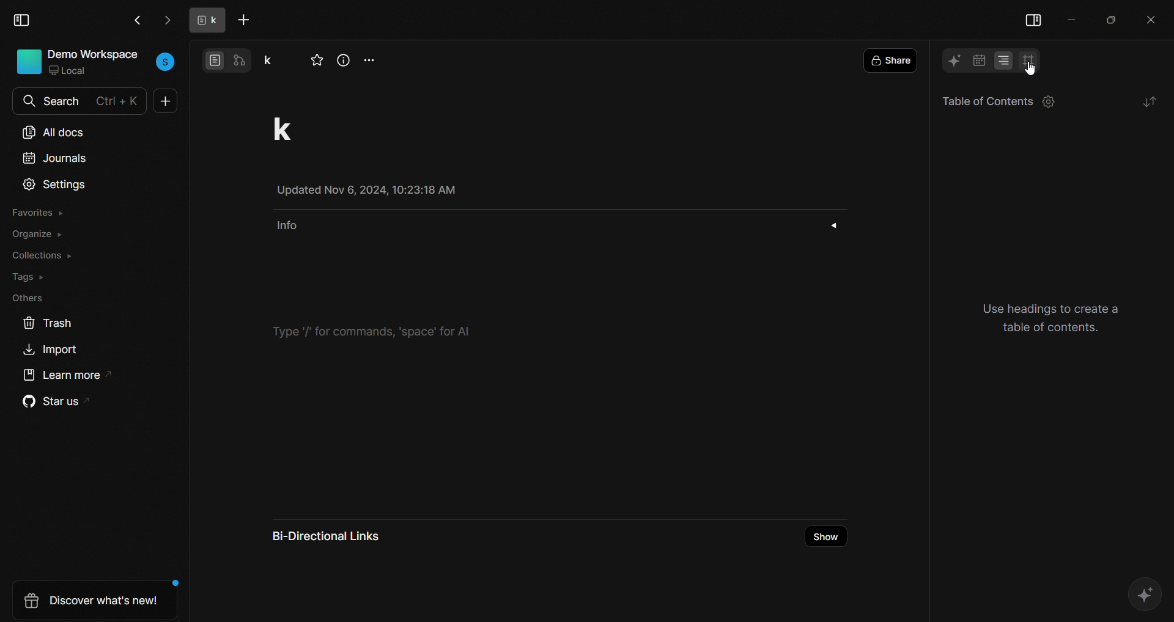  What do you see at coordinates (214, 59) in the screenshot?
I see `page view` at bounding box center [214, 59].